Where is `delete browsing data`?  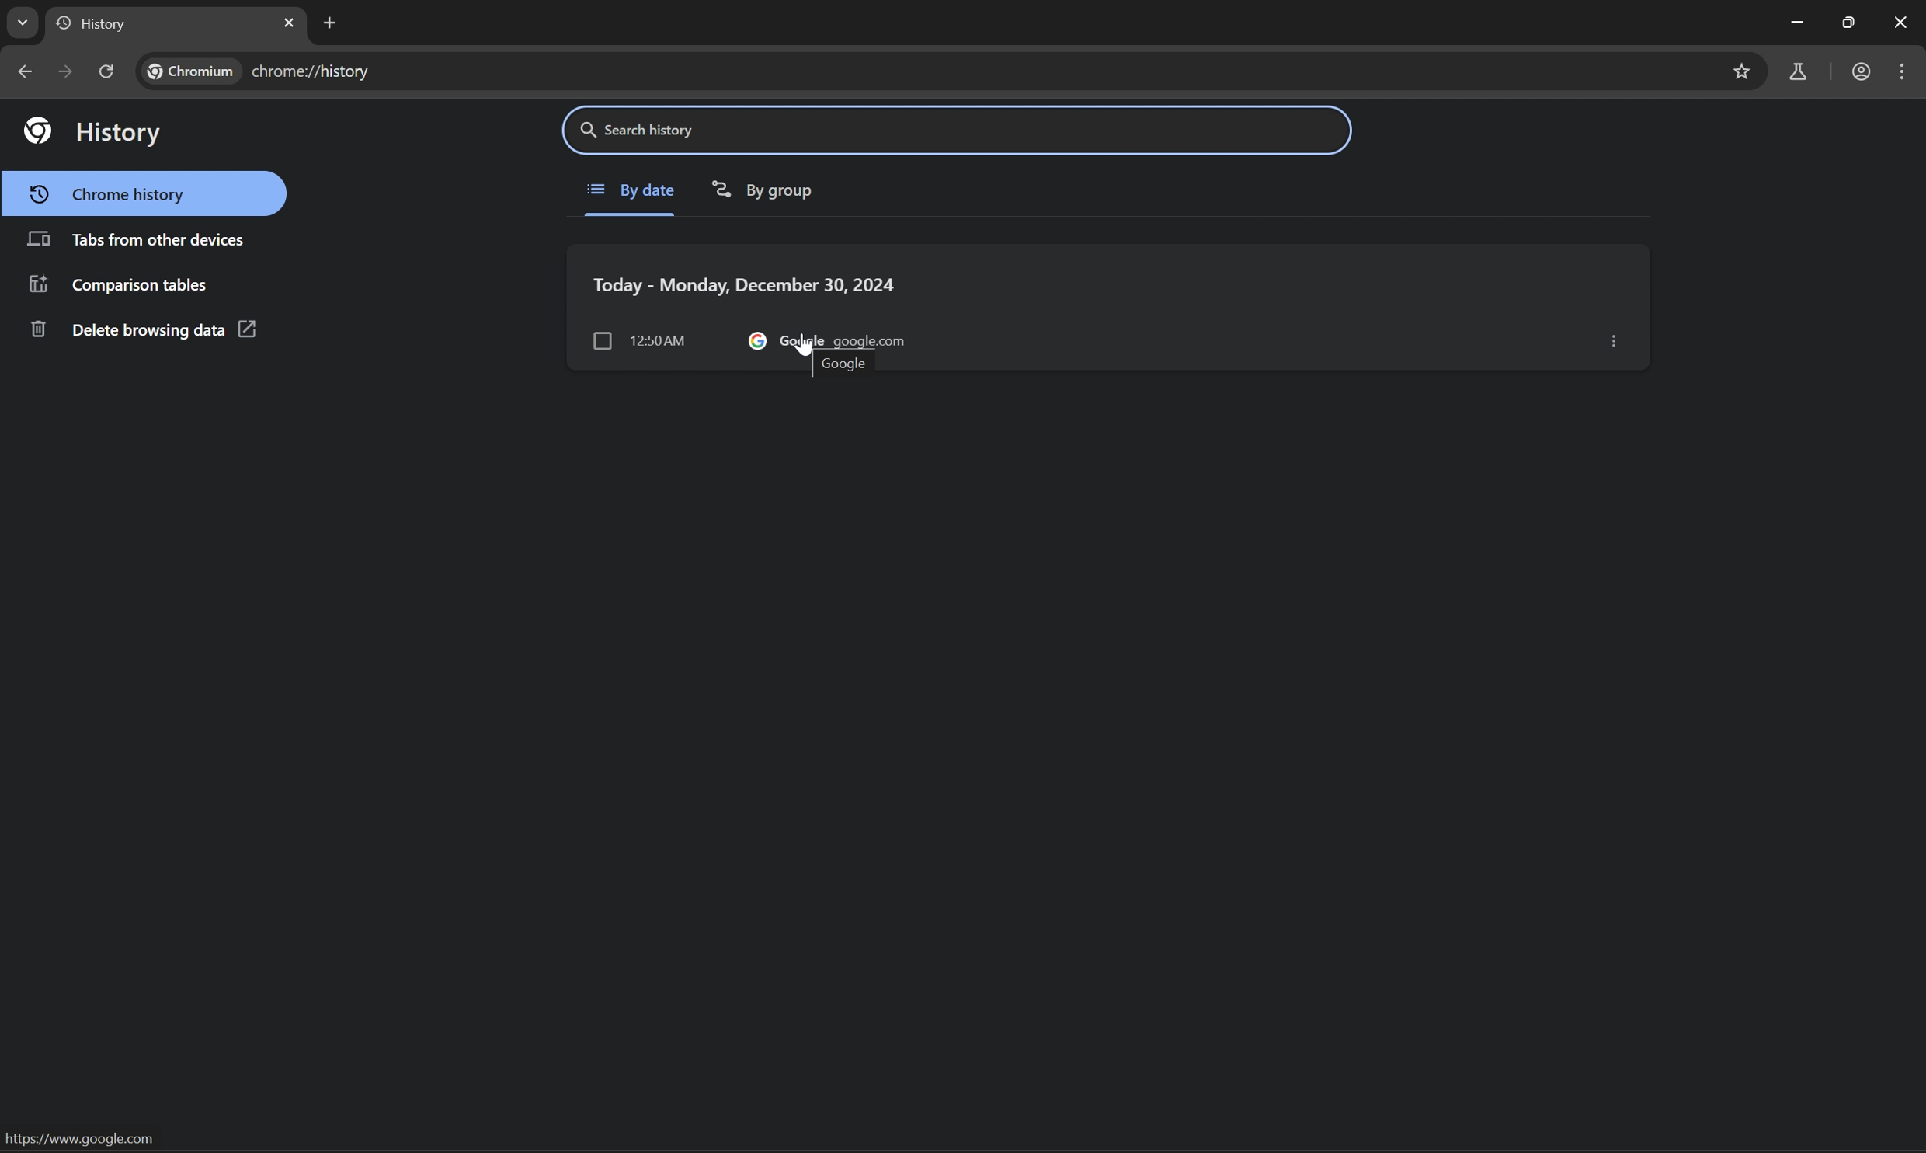
delete browsing data is located at coordinates (144, 329).